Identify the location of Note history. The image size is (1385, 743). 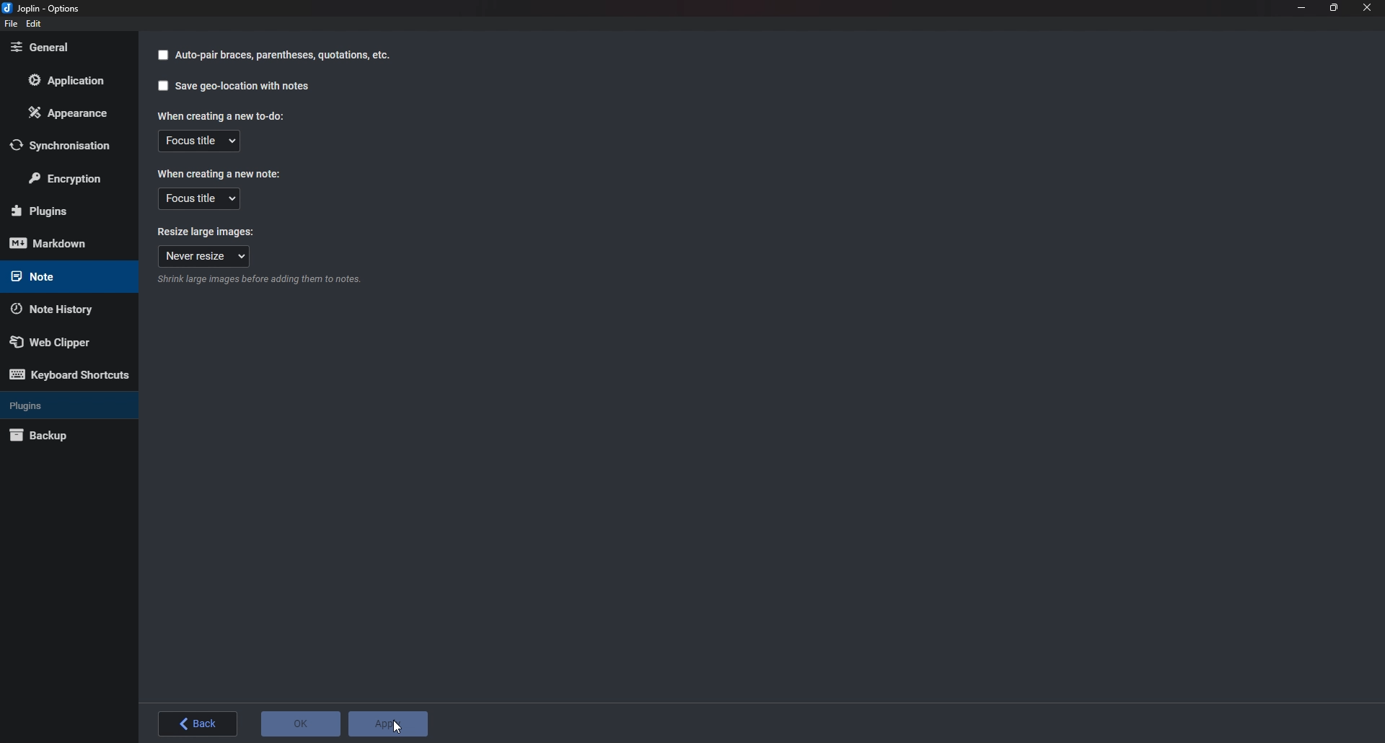
(63, 307).